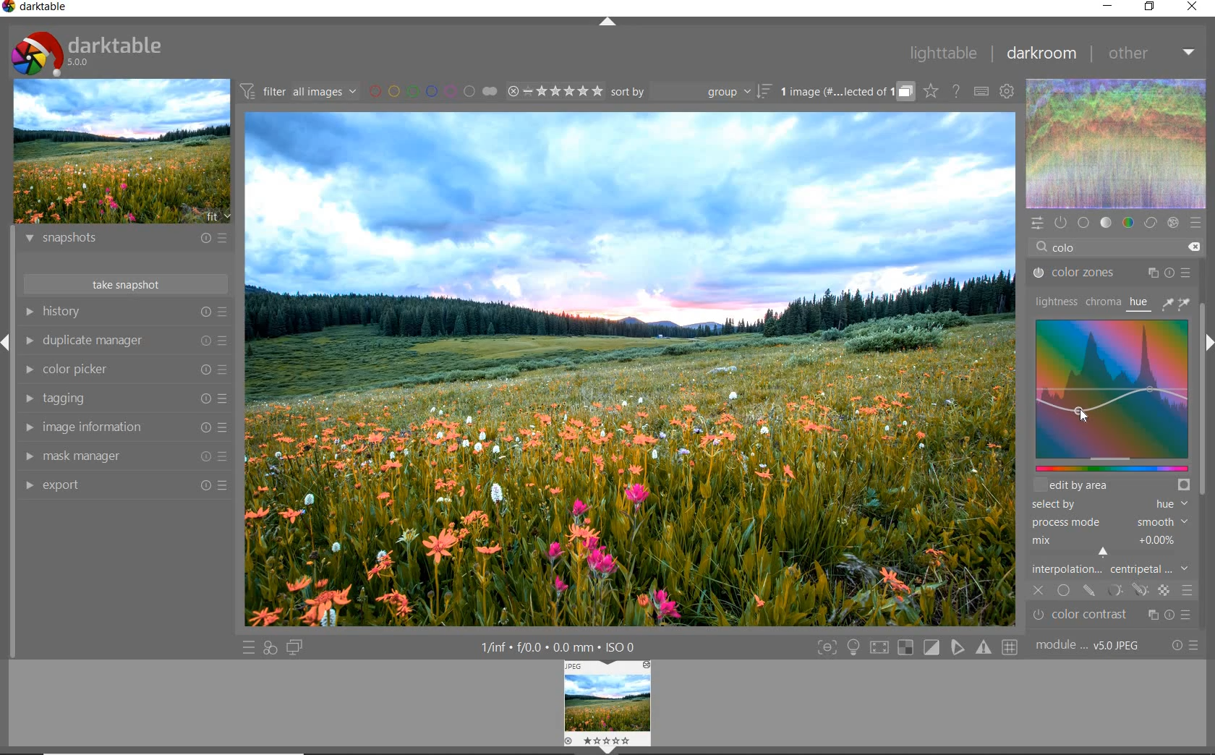 The height and width of the screenshot is (755, 1215). What do you see at coordinates (294, 647) in the screenshot?
I see `display a second darkroom image window` at bounding box center [294, 647].